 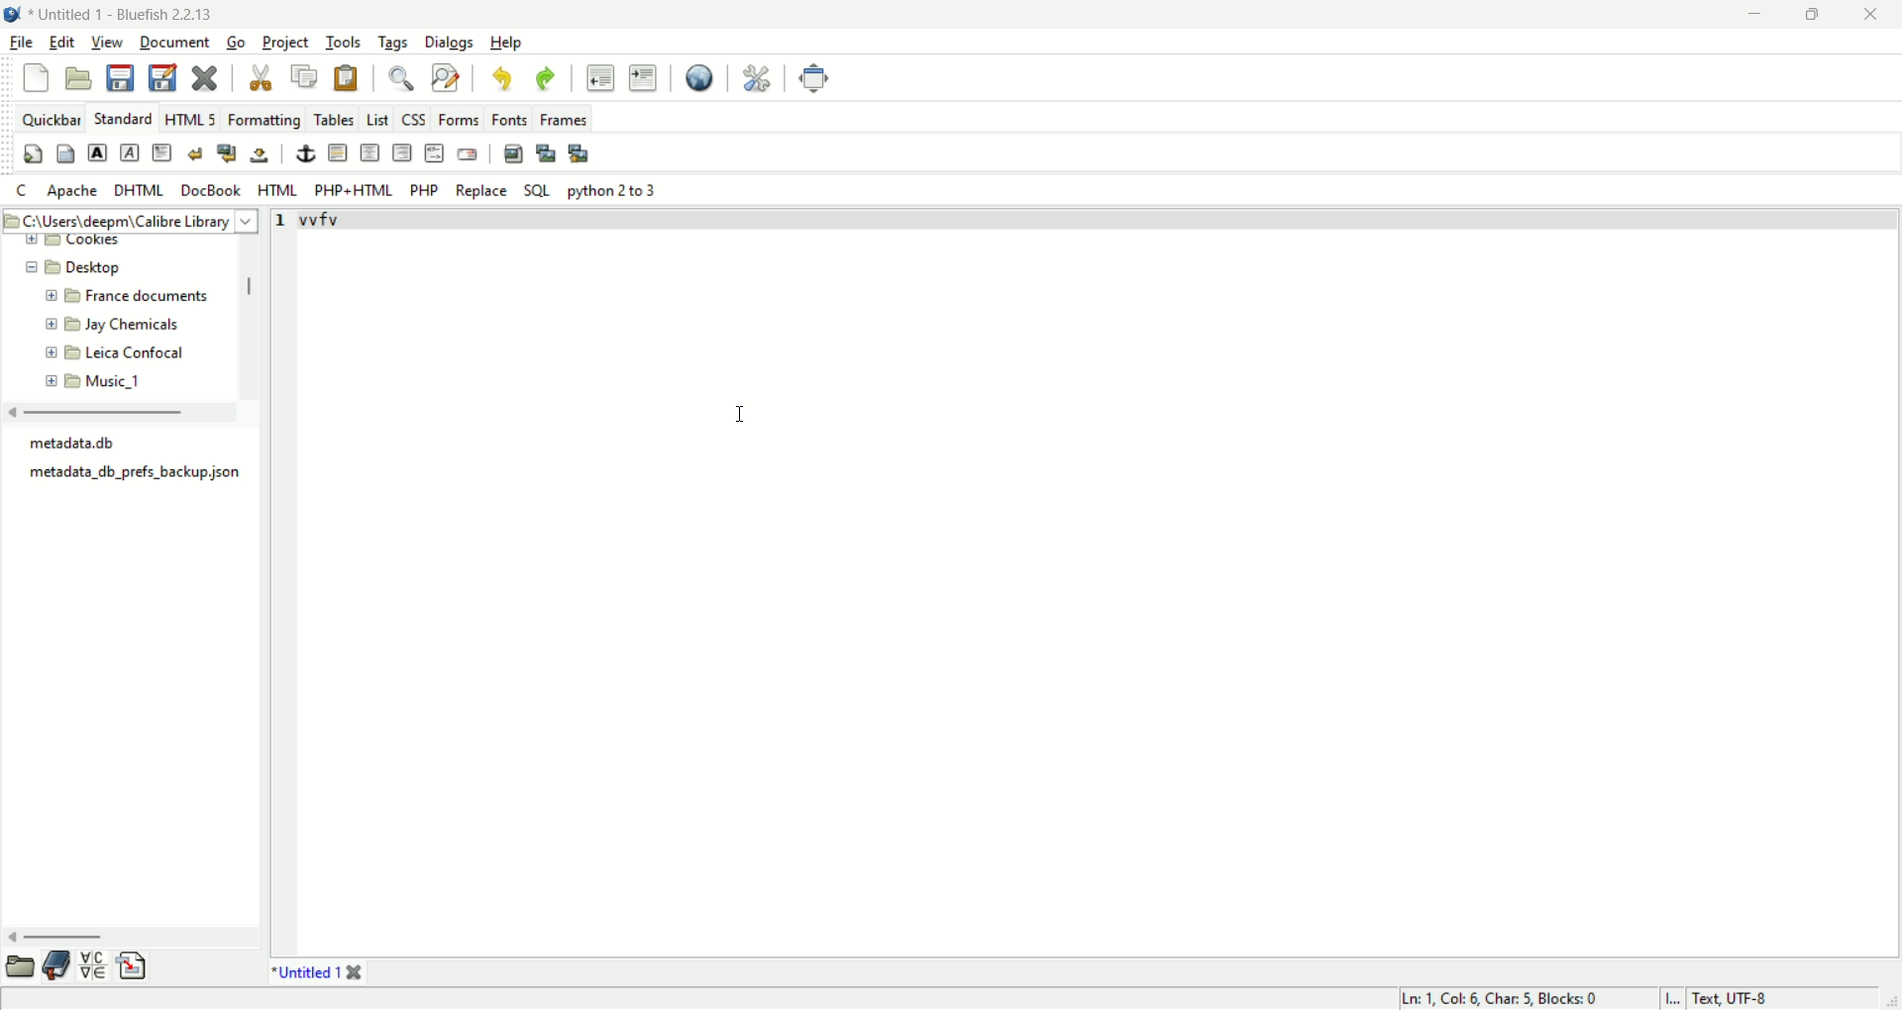 What do you see at coordinates (451, 44) in the screenshot?
I see `dialogs` at bounding box center [451, 44].